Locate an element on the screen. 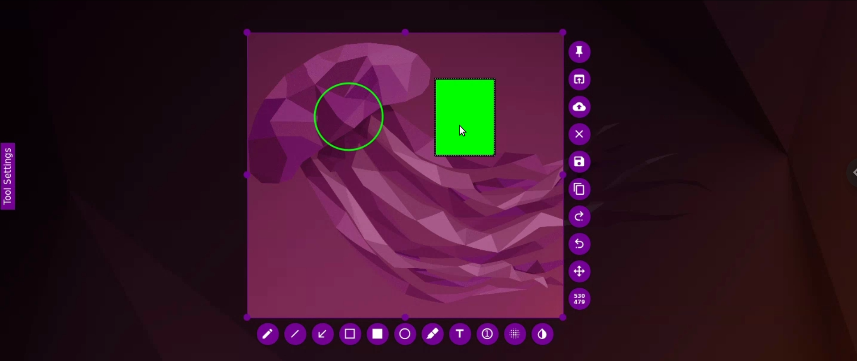  dimensions is located at coordinates (581, 299).